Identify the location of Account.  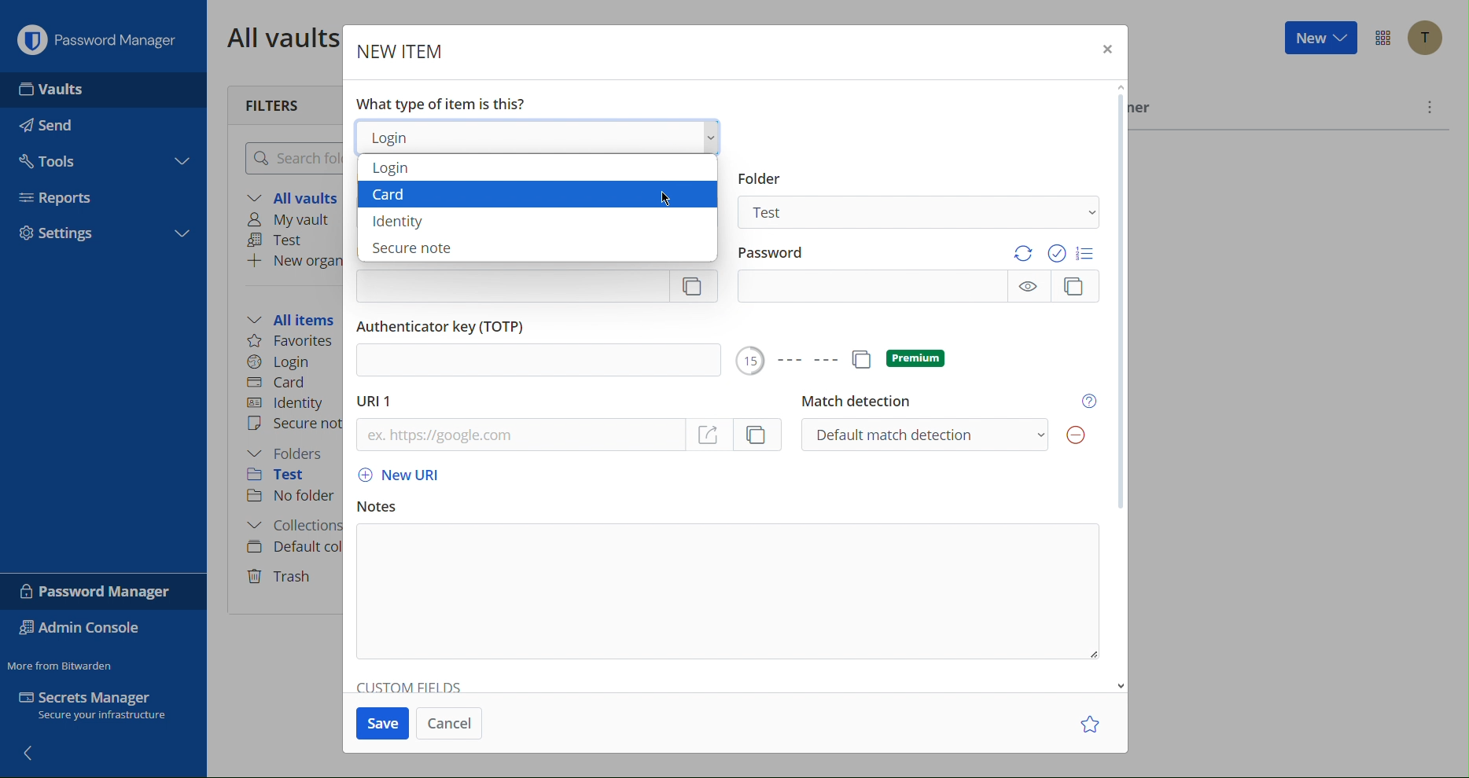
(1427, 38).